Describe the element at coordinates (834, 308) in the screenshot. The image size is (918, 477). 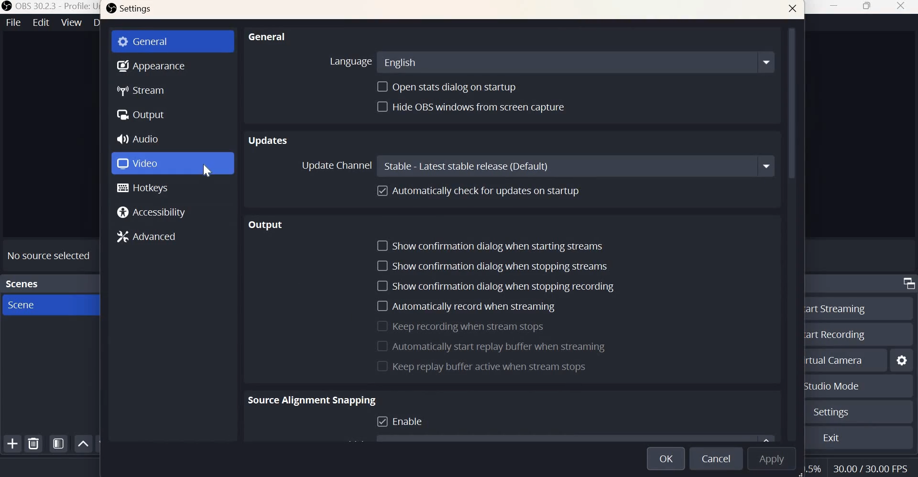
I see `Start streaming` at that location.